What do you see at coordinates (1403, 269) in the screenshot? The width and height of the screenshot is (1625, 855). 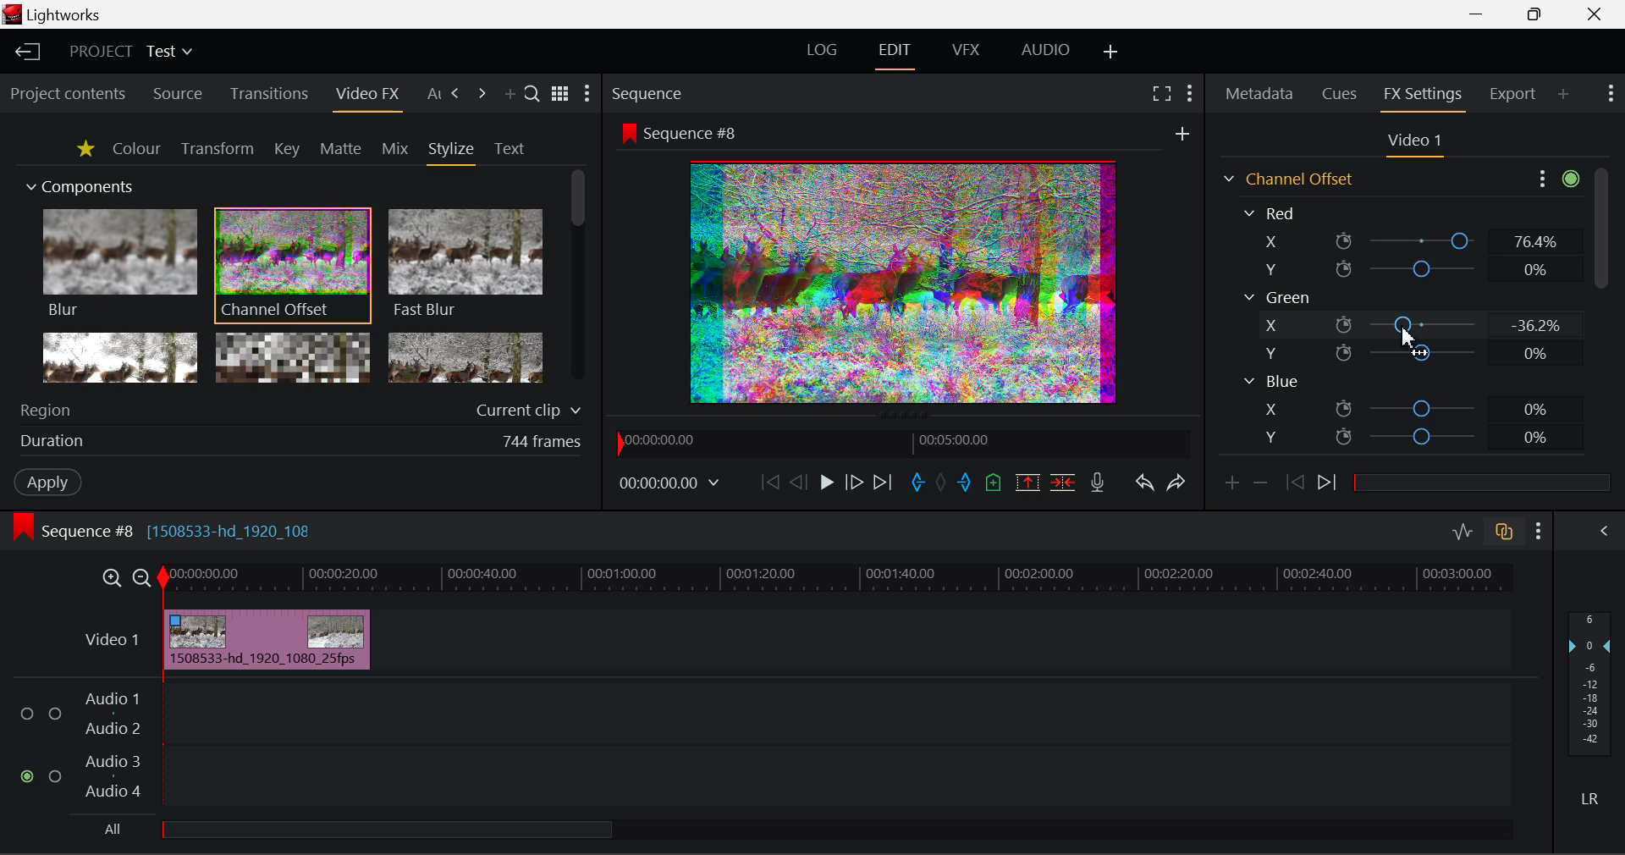 I see `Red Y` at bounding box center [1403, 269].